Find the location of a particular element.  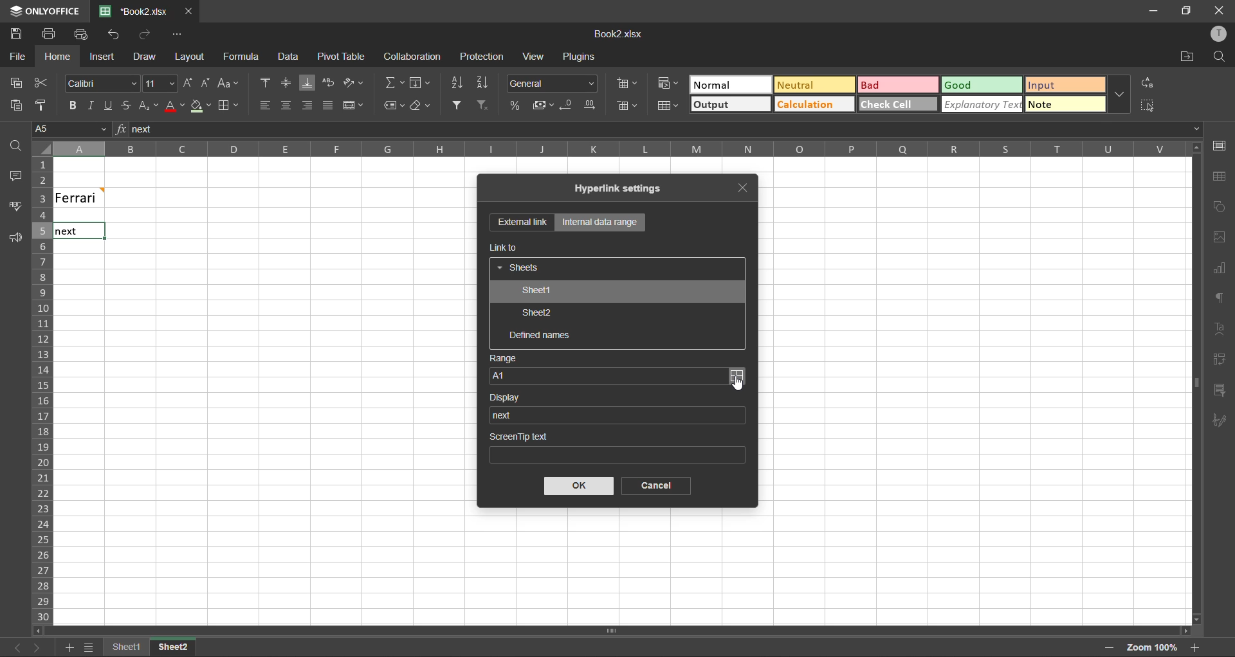

charts is located at coordinates (1219, 269).